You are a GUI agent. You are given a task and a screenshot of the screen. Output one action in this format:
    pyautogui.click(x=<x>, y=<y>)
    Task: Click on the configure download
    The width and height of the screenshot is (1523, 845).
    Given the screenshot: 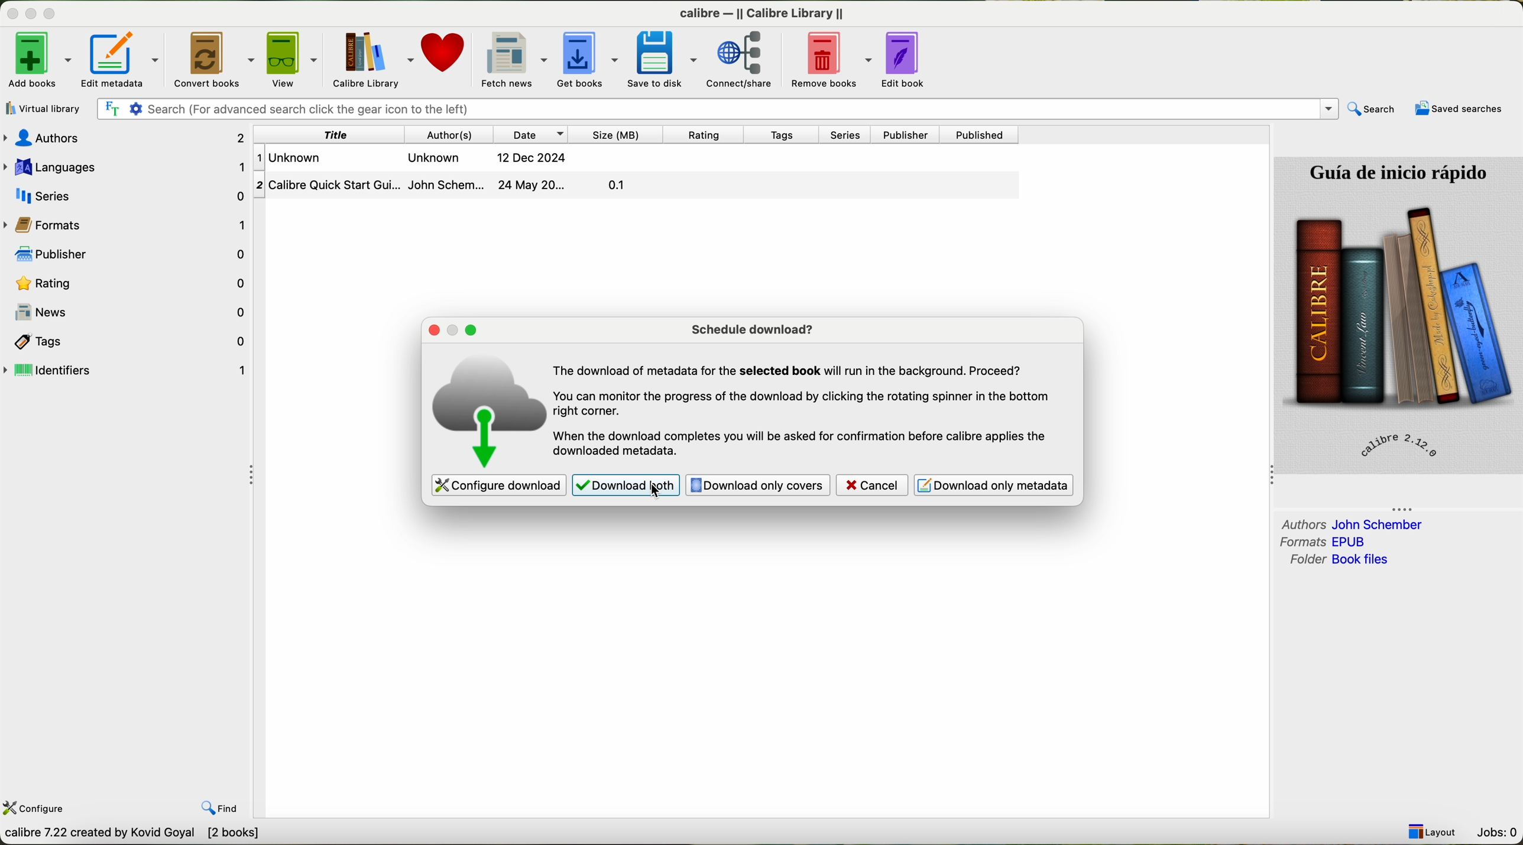 What is the action you would take?
    pyautogui.click(x=498, y=486)
    